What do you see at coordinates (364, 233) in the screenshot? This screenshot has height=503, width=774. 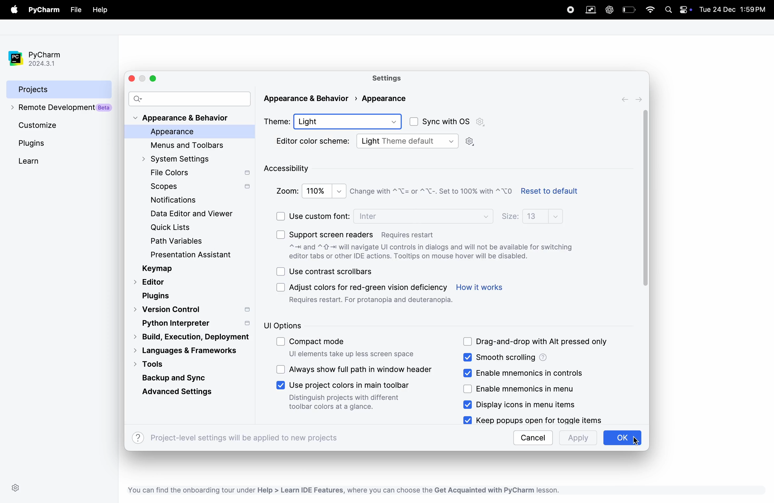 I see `support screen readers` at bounding box center [364, 233].